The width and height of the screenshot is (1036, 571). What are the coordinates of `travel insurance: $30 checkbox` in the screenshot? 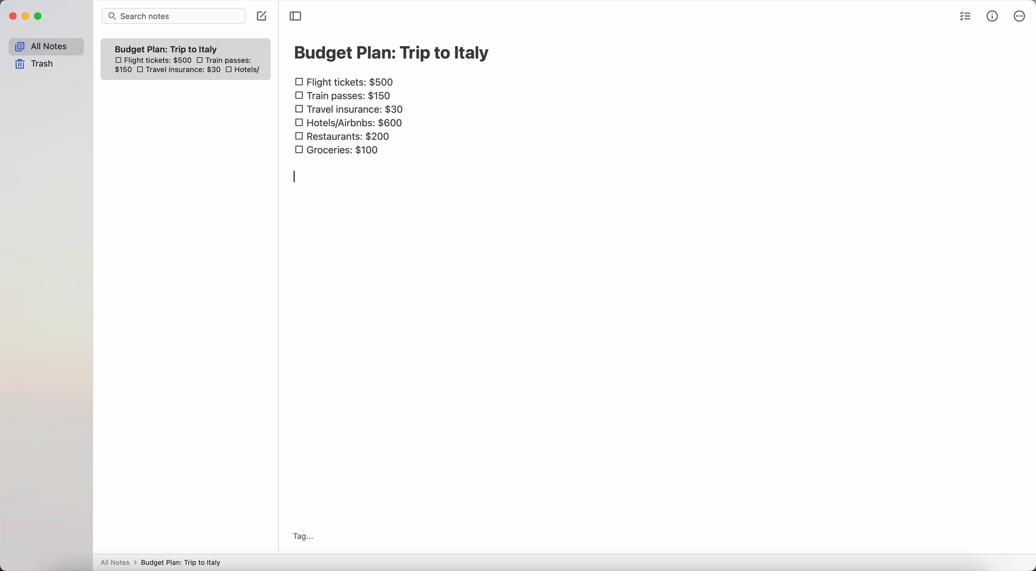 It's located at (350, 109).